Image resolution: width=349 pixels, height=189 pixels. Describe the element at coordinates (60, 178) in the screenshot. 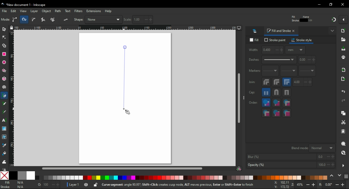

I see `color tone pallete` at that location.